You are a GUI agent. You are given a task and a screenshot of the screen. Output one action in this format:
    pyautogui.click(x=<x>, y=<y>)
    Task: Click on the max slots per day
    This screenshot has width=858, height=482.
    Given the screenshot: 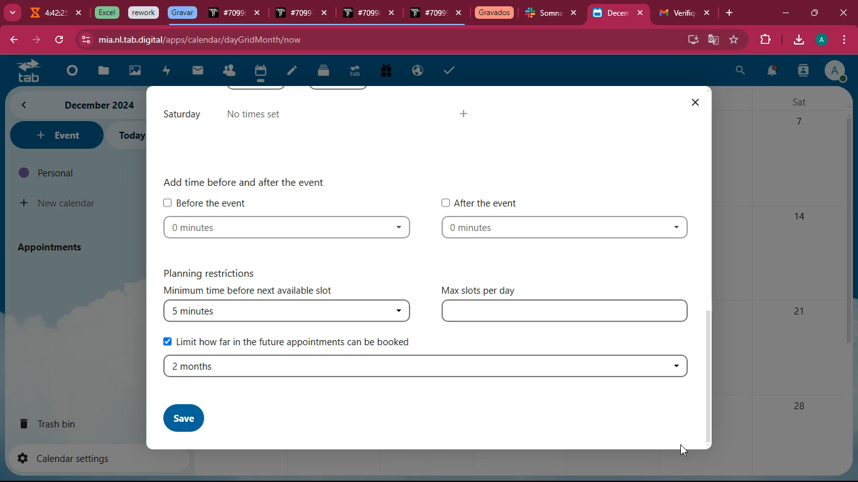 What is the action you would take?
    pyautogui.click(x=482, y=289)
    